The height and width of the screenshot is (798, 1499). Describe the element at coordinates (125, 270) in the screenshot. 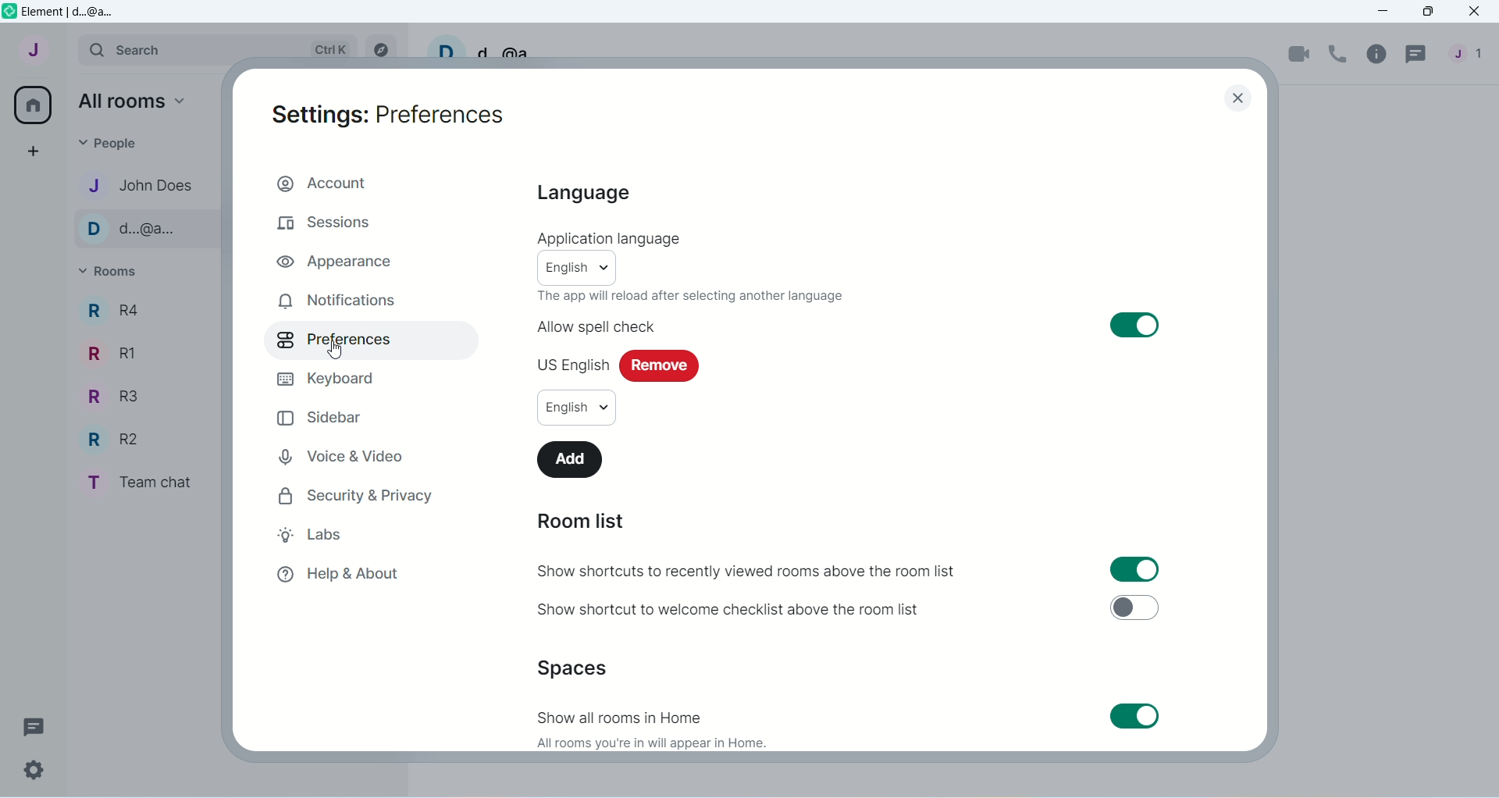

I see `Rooms` at that location.